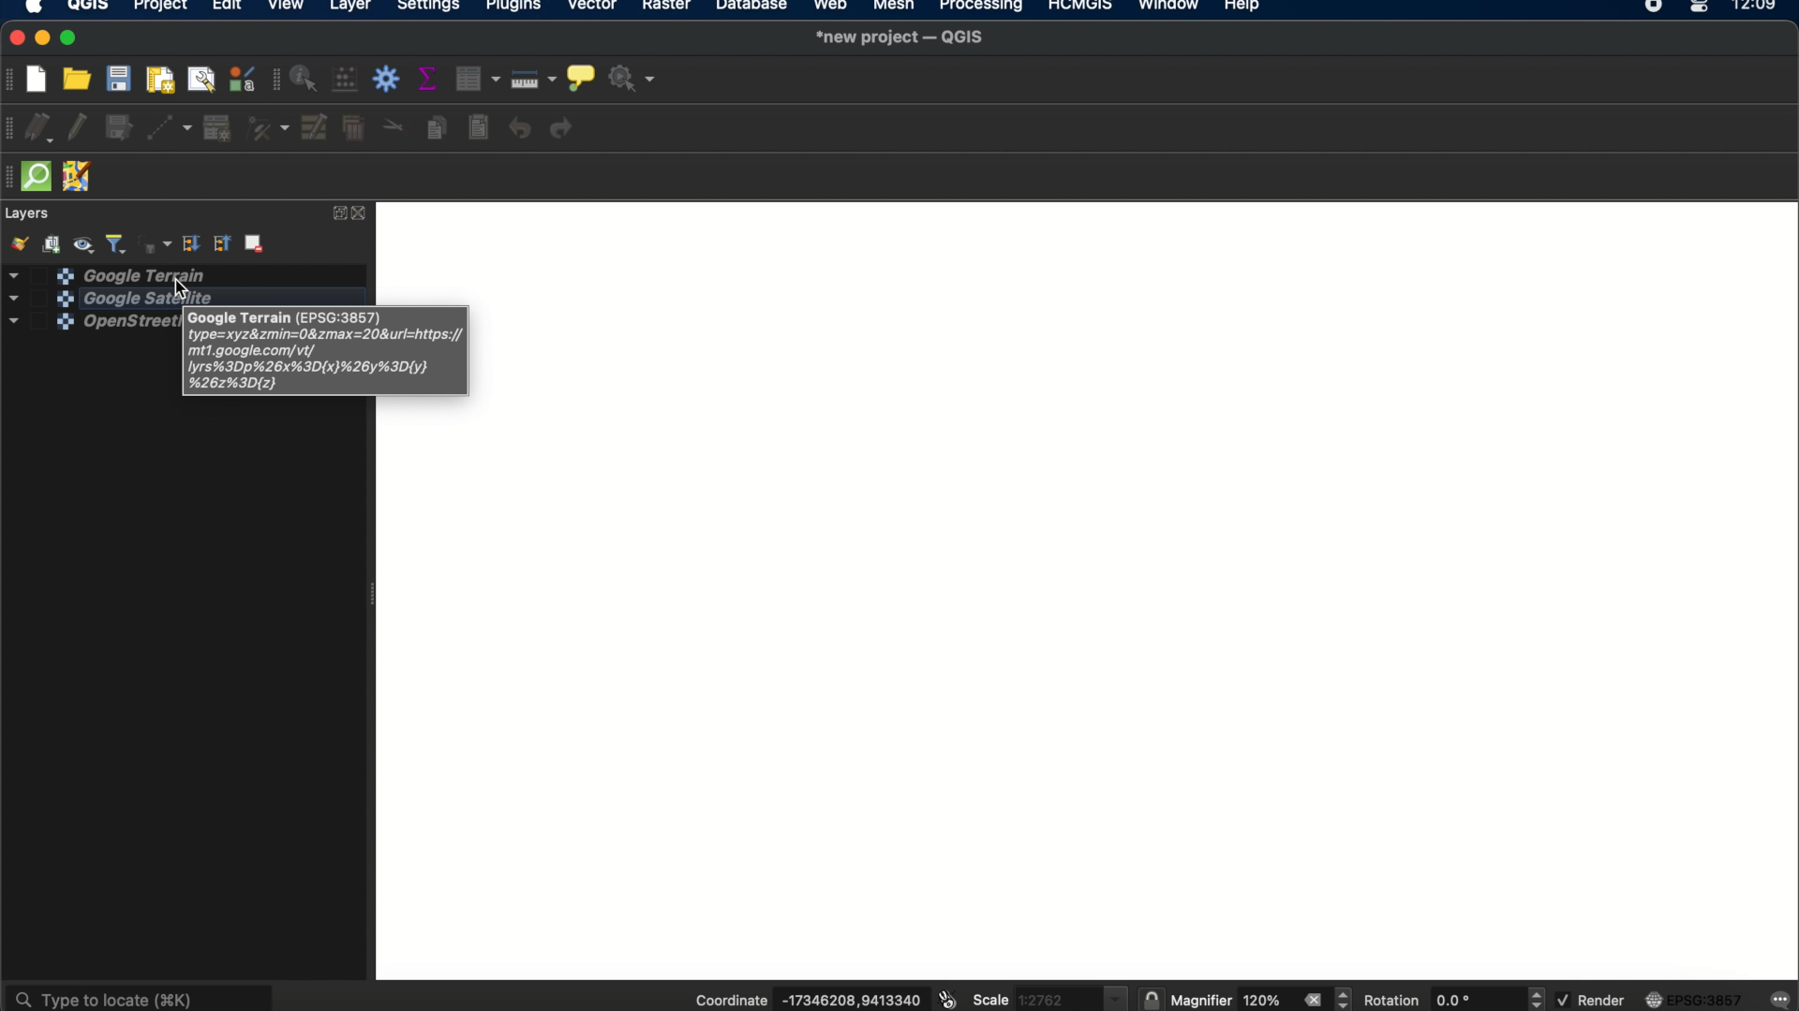 The image size is (1799, 1011). What do you see at coordinates (89, 299) in the screenshot?
I see `google satellite` at bounding box center [89, 299].